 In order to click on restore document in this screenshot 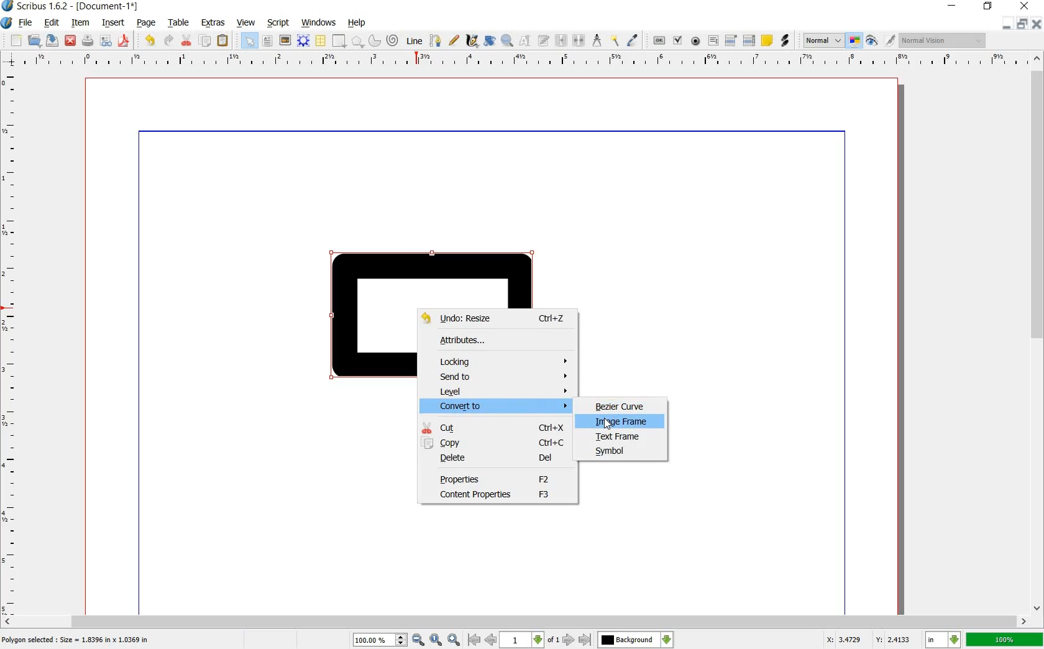, I will do `click(1023, 23)`.